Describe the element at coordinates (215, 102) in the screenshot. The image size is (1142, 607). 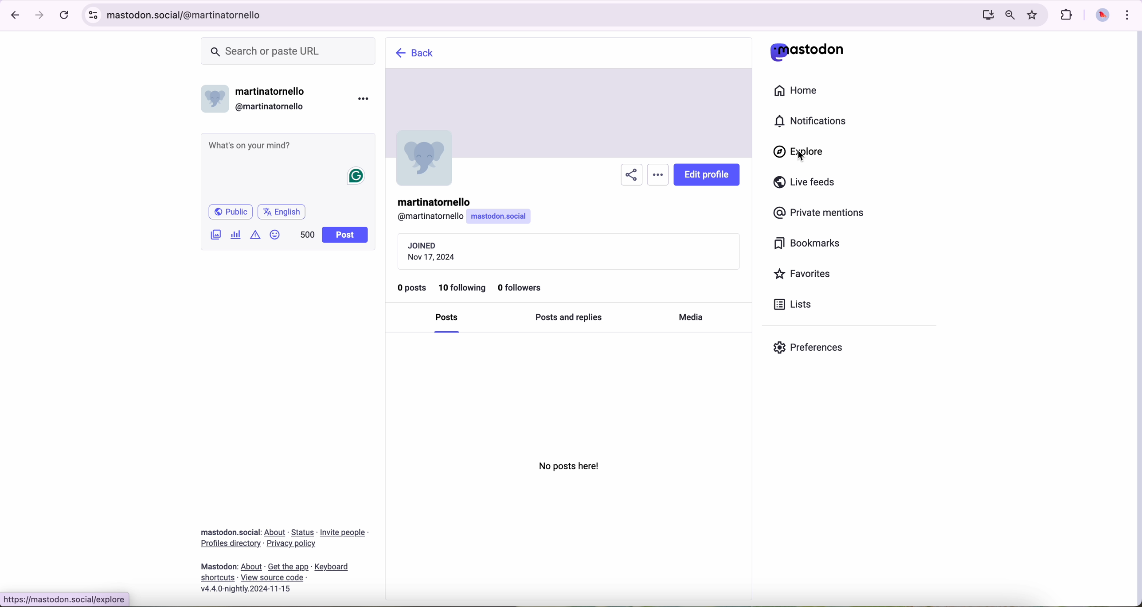
I see `profile` at that location.